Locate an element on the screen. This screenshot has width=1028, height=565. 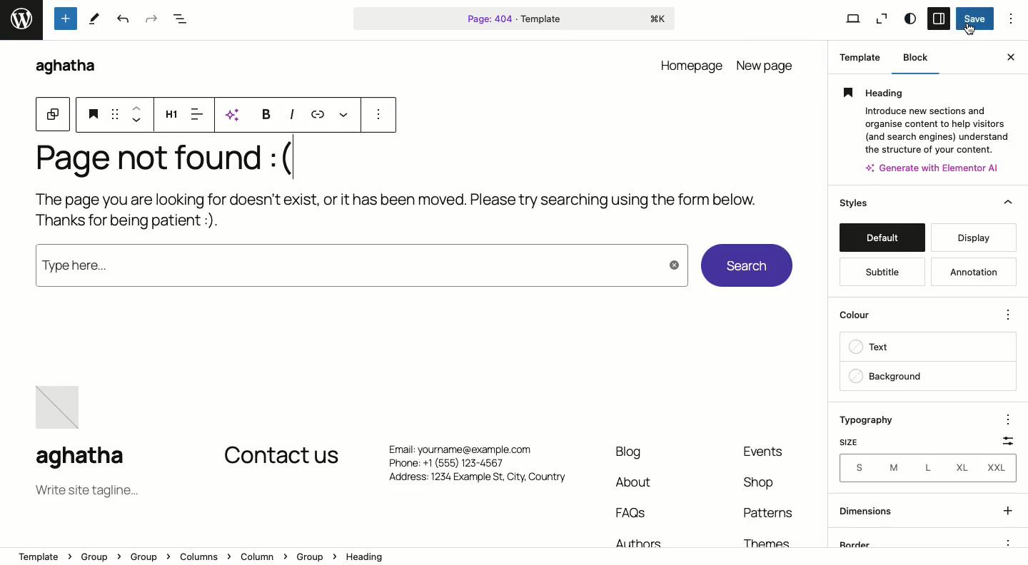
Link is located at coordinates (319, 114).